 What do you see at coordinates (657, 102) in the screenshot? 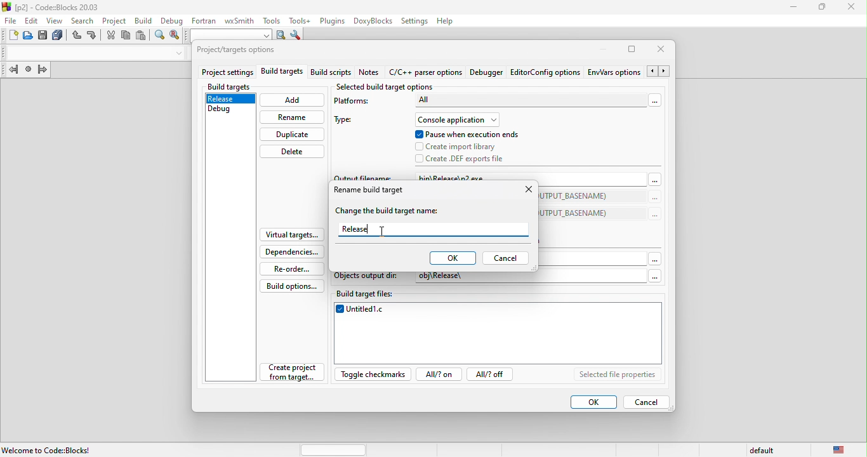
I see `more` at bounding box center [657, 102].